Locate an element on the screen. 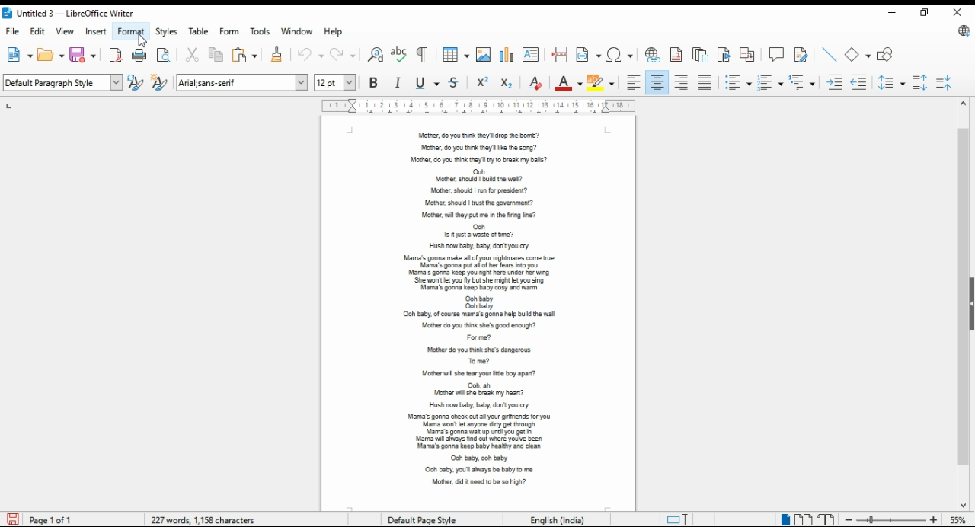 The width and height of the screenshot is (975, 527). align left is located at coordinates (634, 82).